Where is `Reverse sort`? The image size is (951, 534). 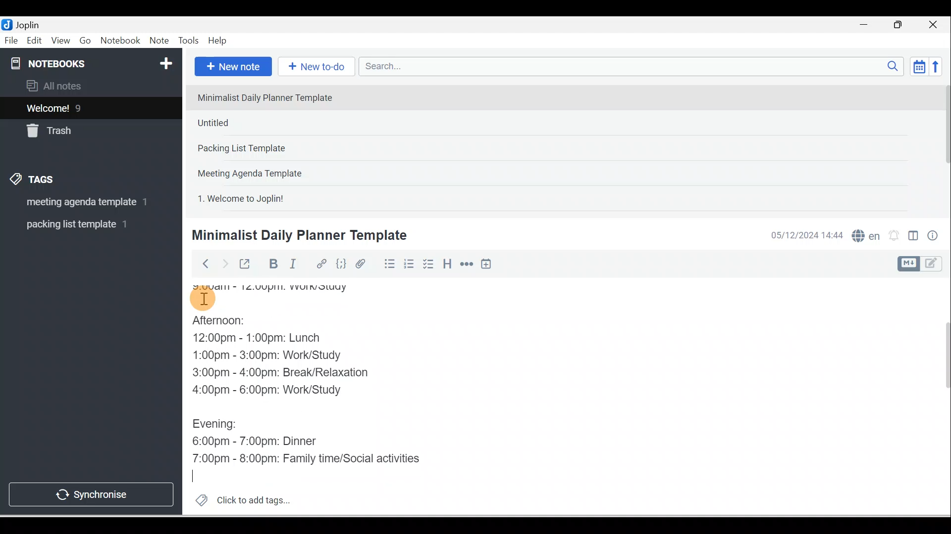
Reverse sort is located at coordinates (939, 66).